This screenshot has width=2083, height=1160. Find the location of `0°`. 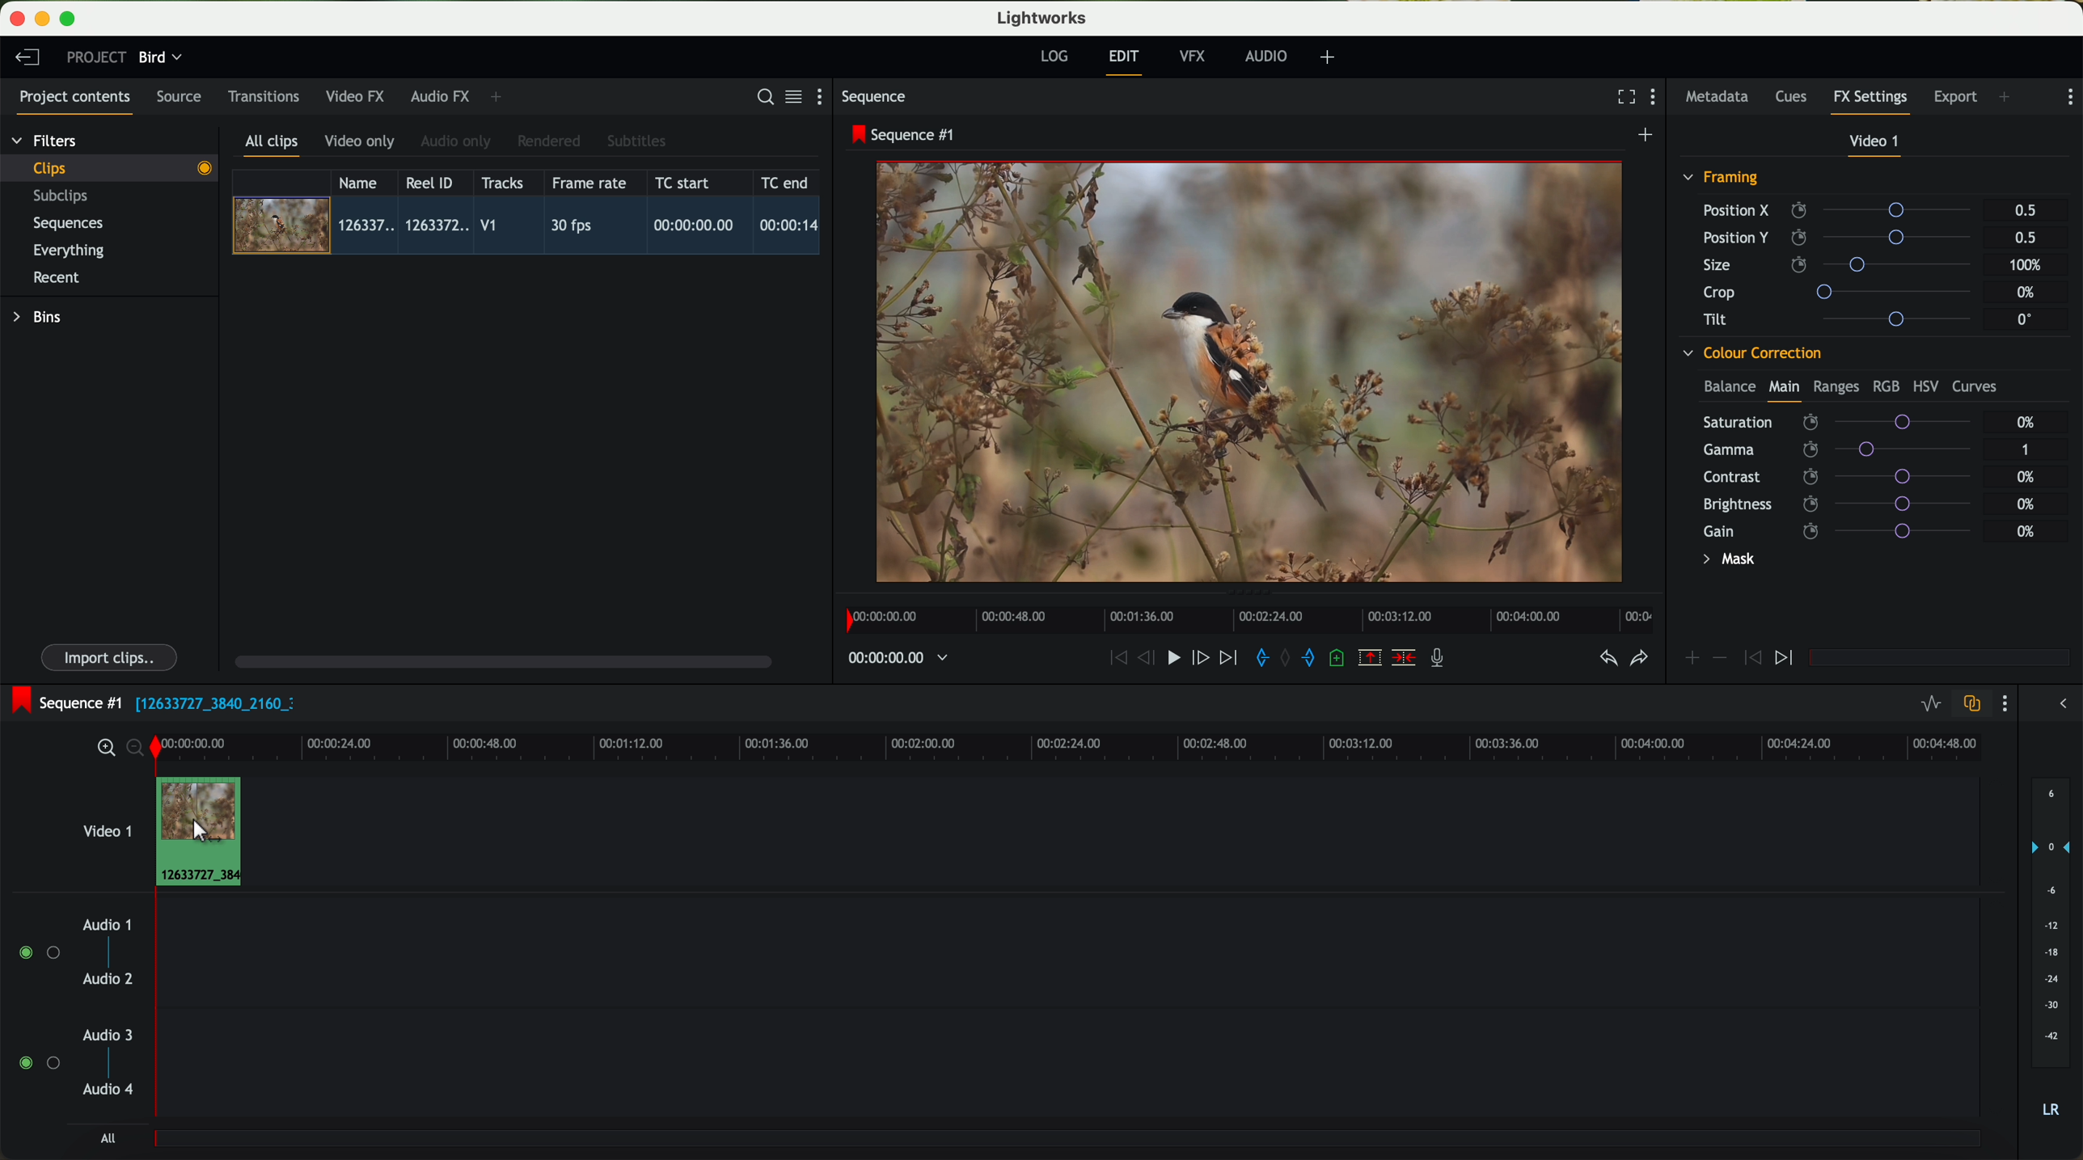

0° is located at coordinates (2026, 318).